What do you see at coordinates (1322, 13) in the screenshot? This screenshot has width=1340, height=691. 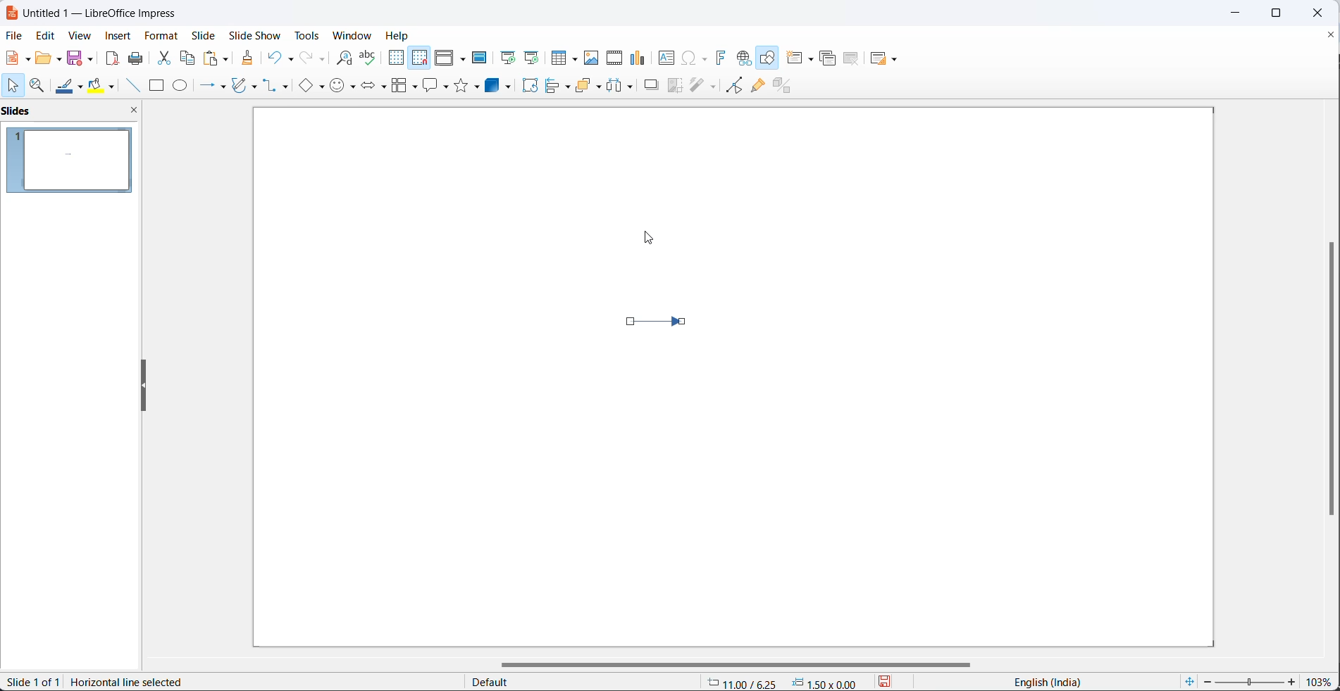 I see `close` at bounding box center [1322, 13].